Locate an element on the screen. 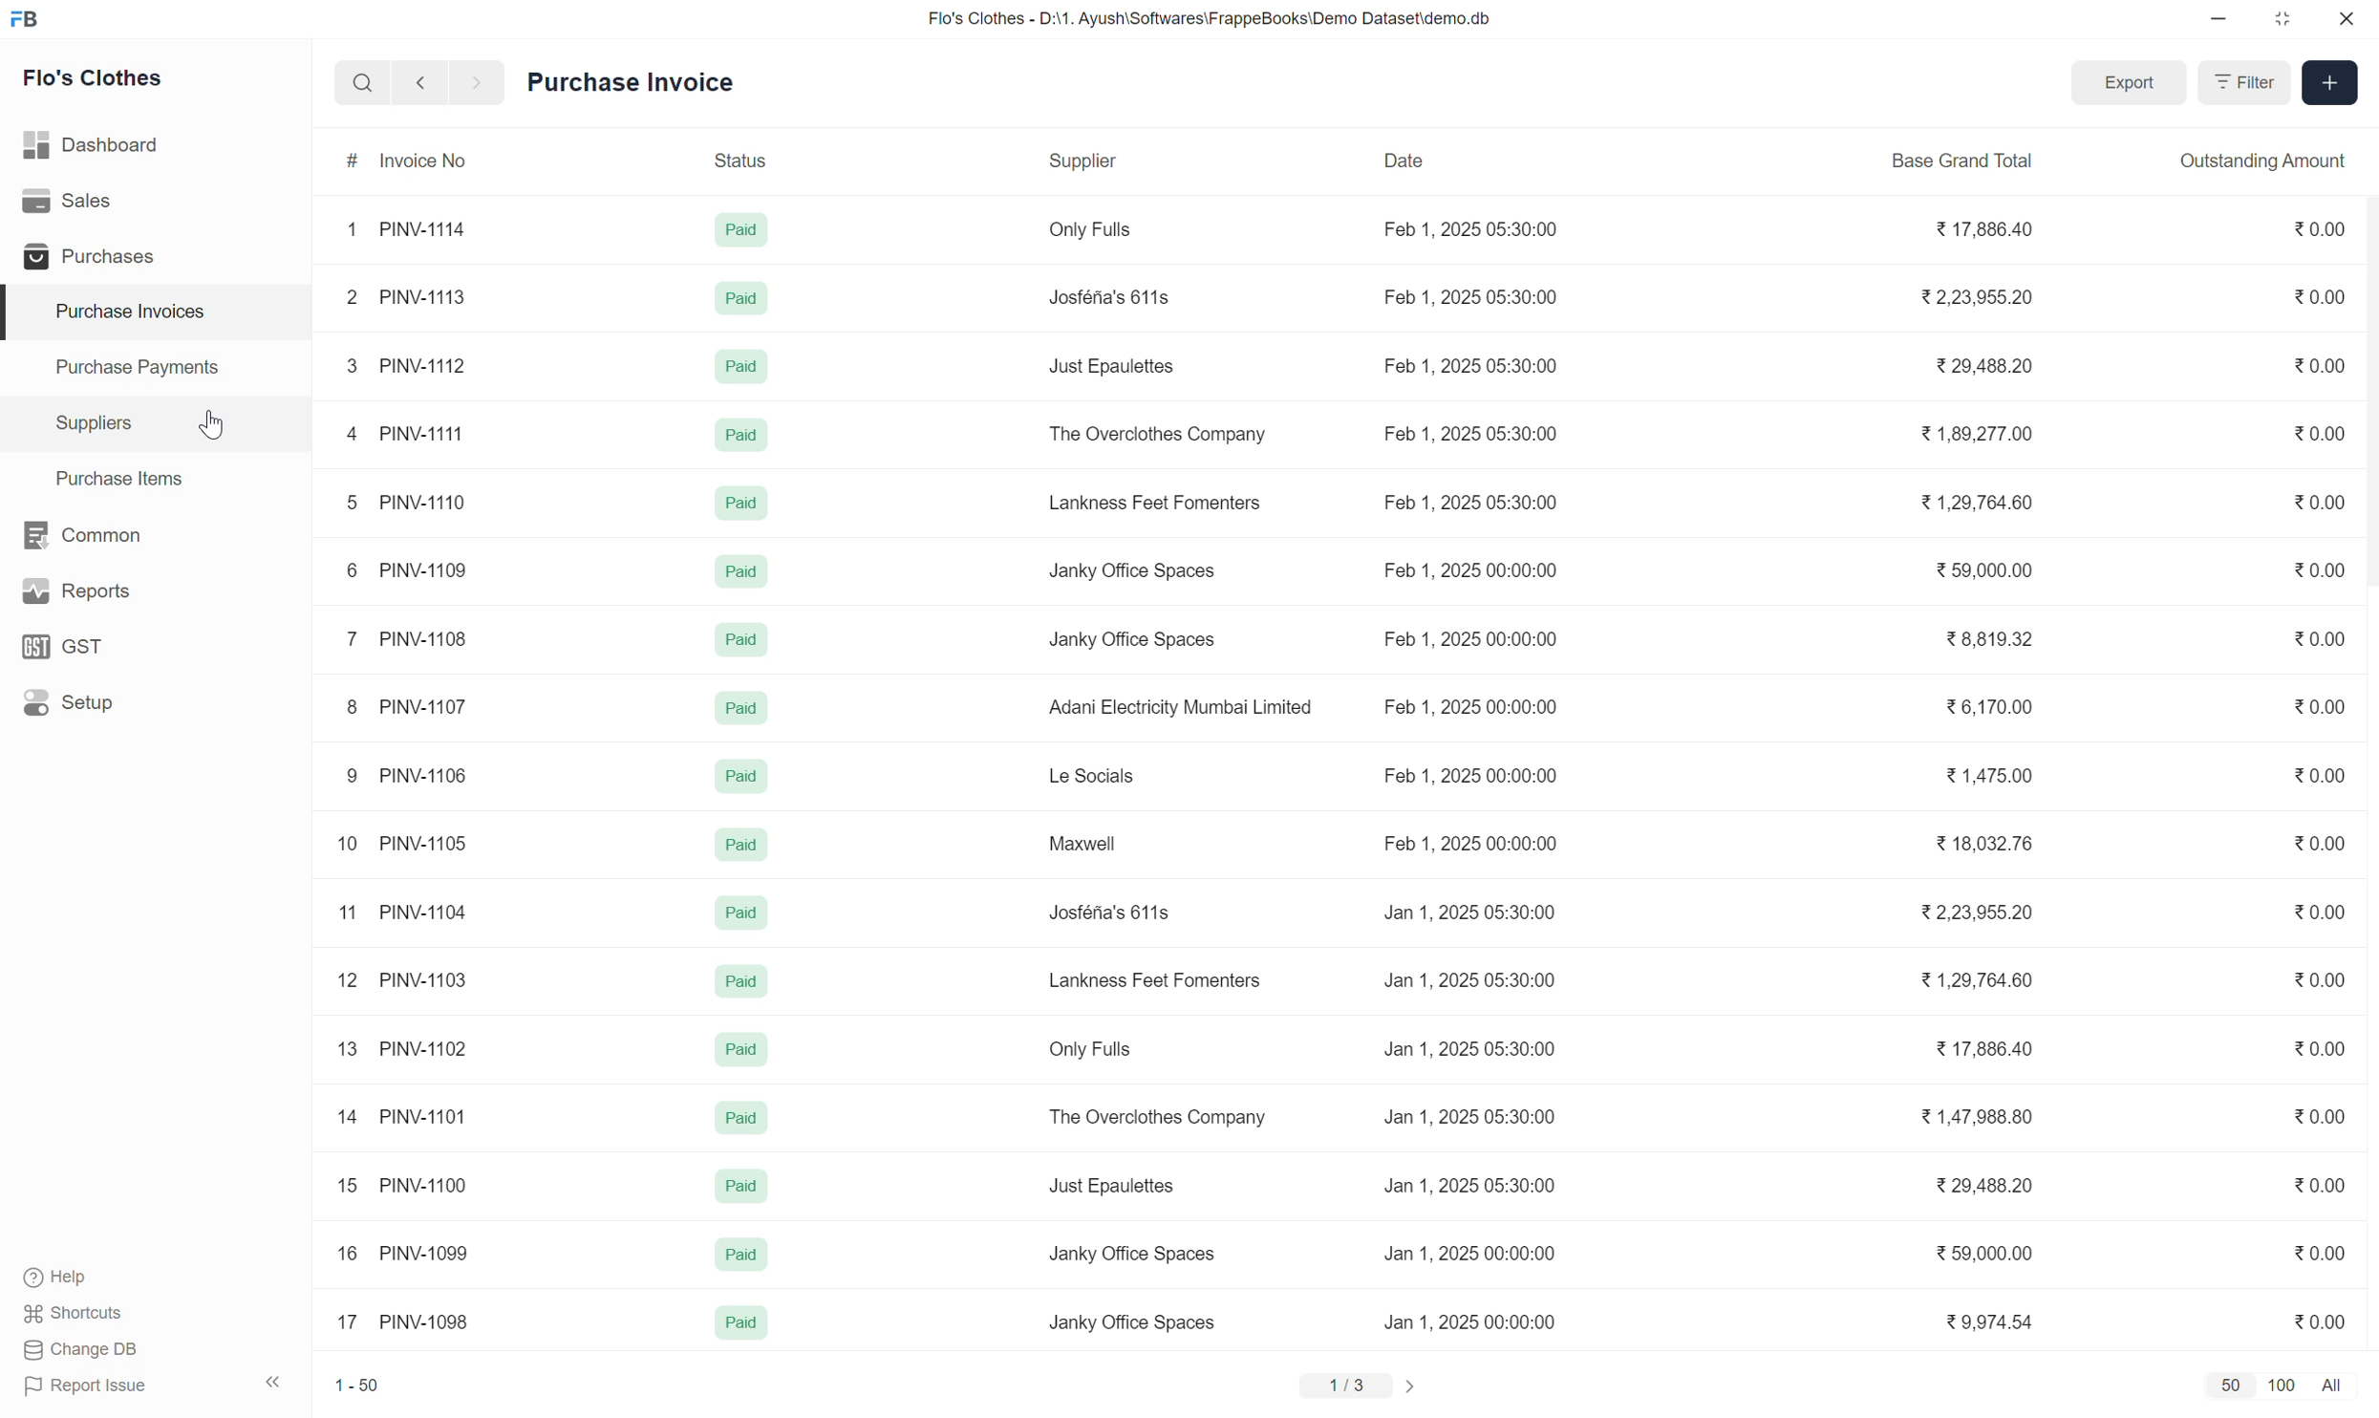  Date is located at coordinates (1472, 161).